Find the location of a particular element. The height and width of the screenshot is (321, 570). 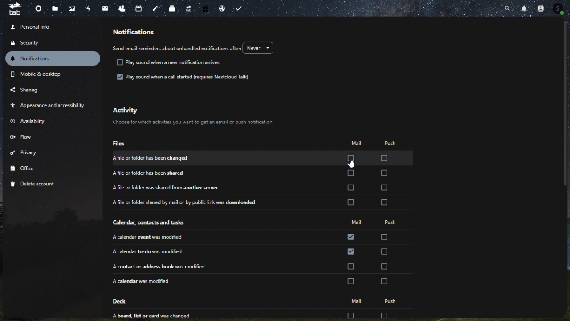

email hosting is located at coordinates (221, 8).